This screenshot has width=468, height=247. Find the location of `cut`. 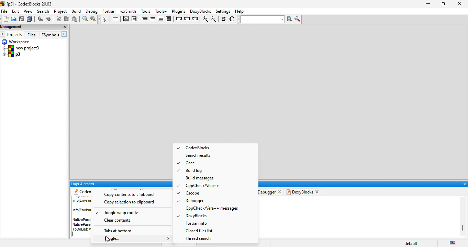

cut is located at coordinates (58, 19).